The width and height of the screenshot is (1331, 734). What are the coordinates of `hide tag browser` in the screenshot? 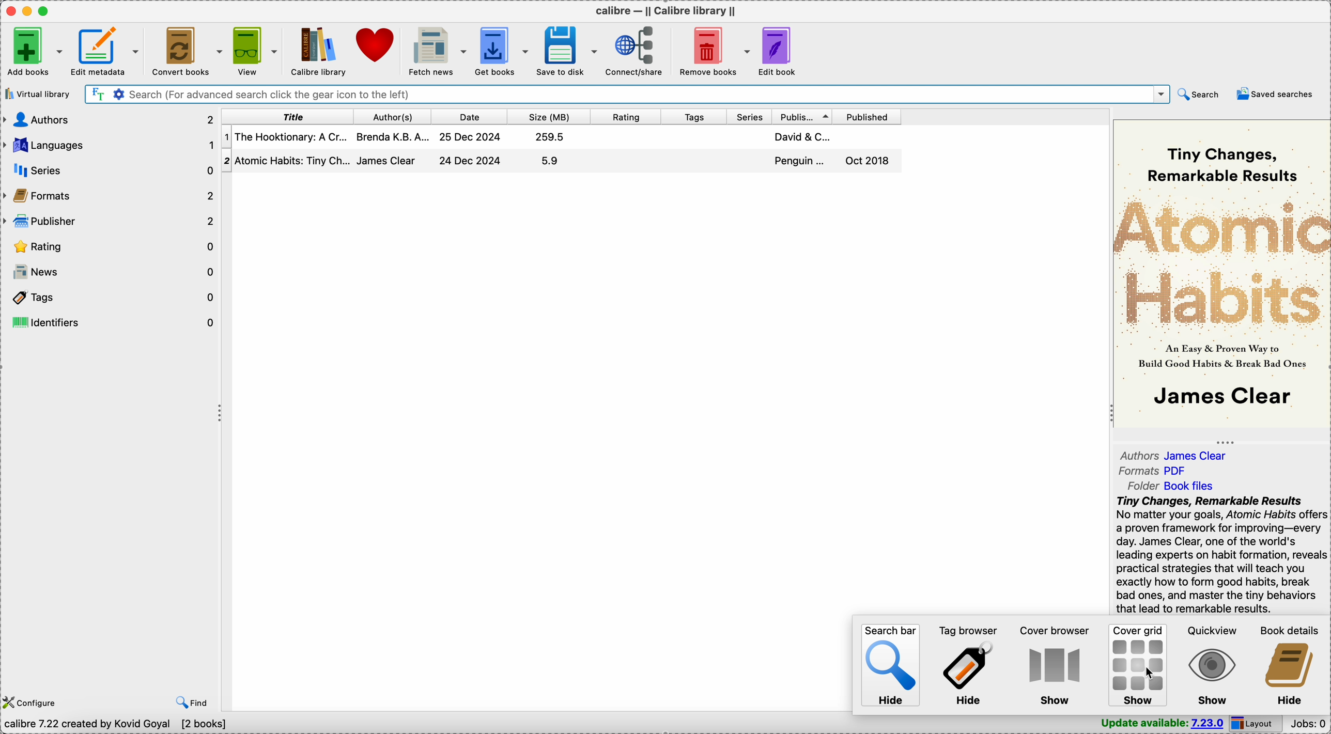 It's located at (966, 666).